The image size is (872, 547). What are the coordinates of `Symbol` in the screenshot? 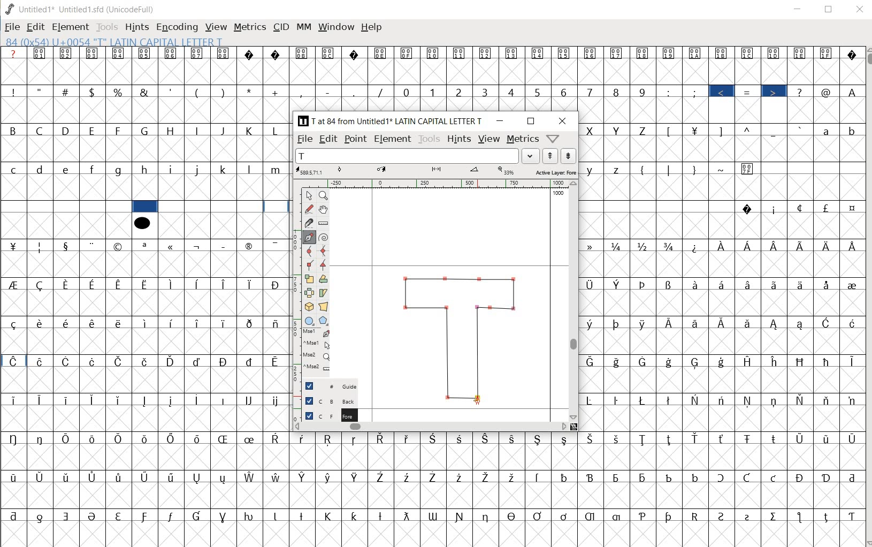 It's located at (851, 54).